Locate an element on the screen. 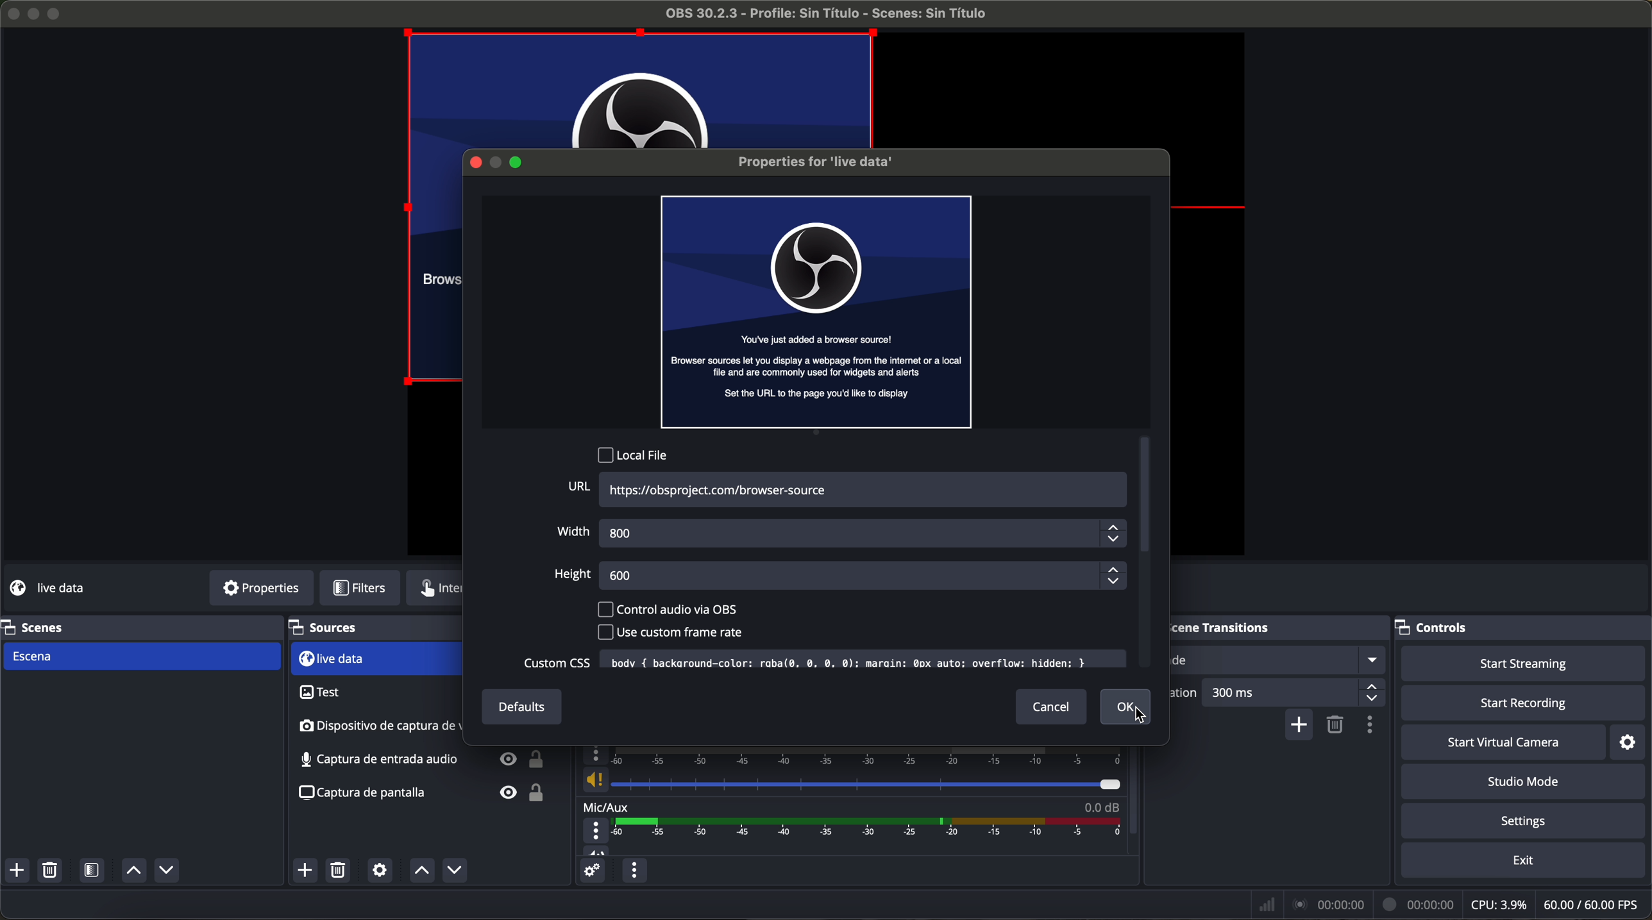  vol is located at coordinates (852, 781).